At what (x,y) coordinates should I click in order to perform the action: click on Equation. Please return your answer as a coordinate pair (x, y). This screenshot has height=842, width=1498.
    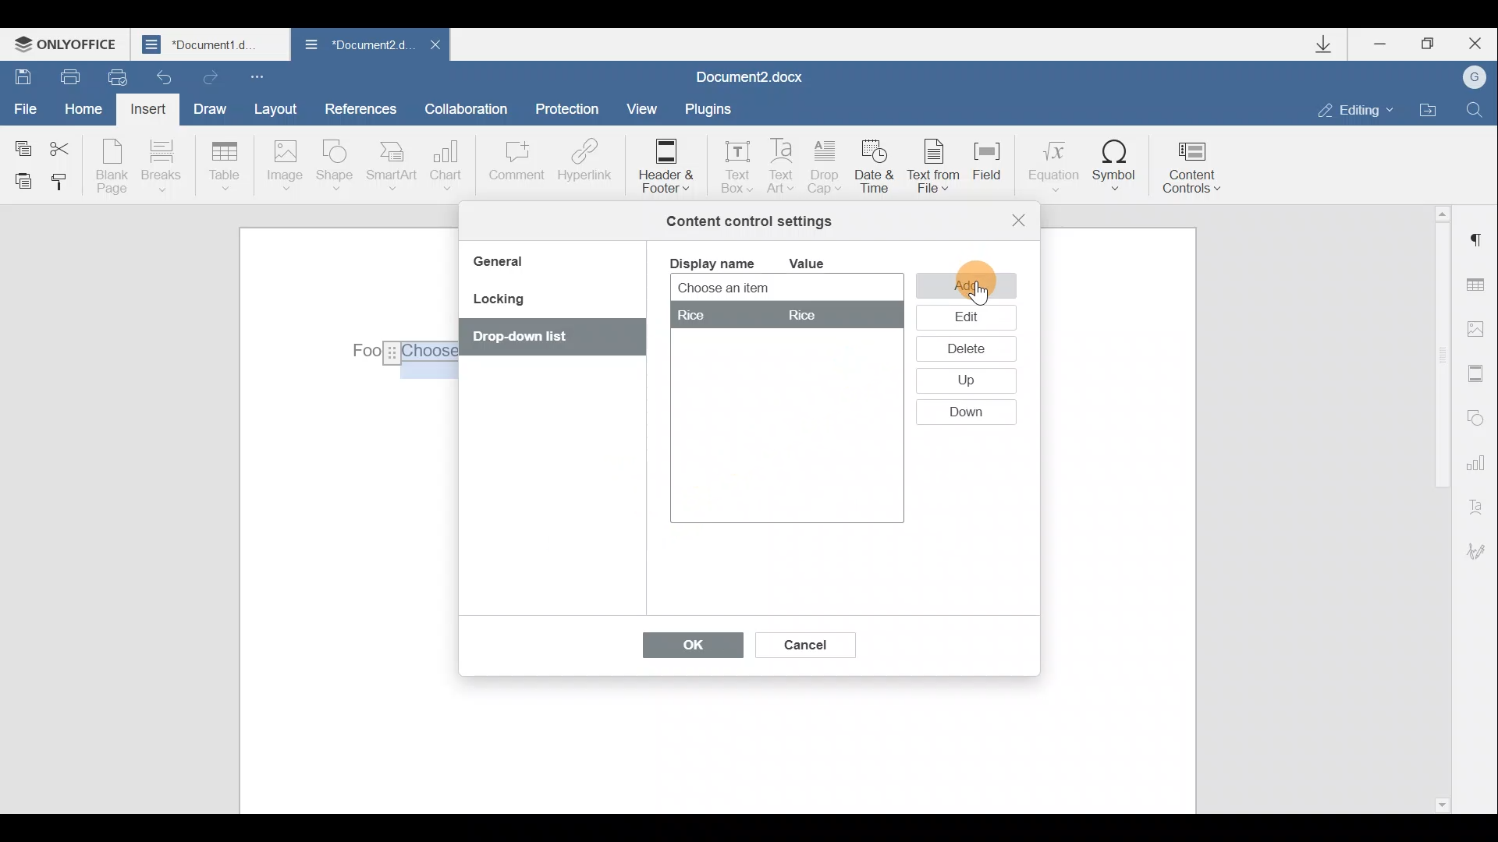
    Looking at the image, I should click on (1052, 163).